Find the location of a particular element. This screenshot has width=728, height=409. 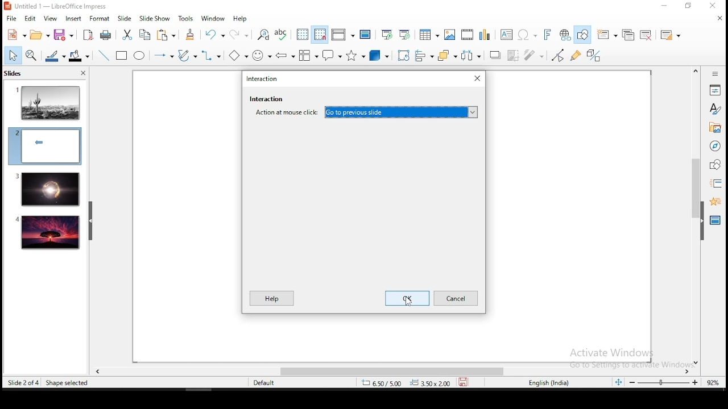

show gluepoint functions is located at coordinates (578, 55).